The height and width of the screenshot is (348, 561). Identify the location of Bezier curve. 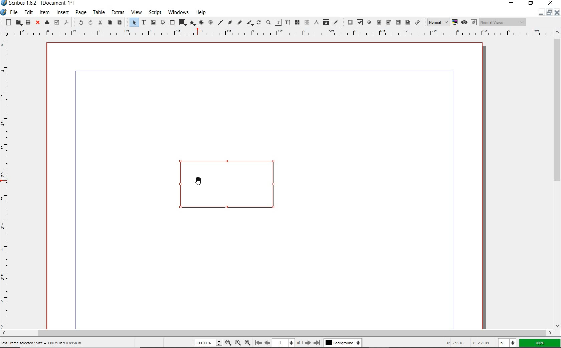
(230, 22).